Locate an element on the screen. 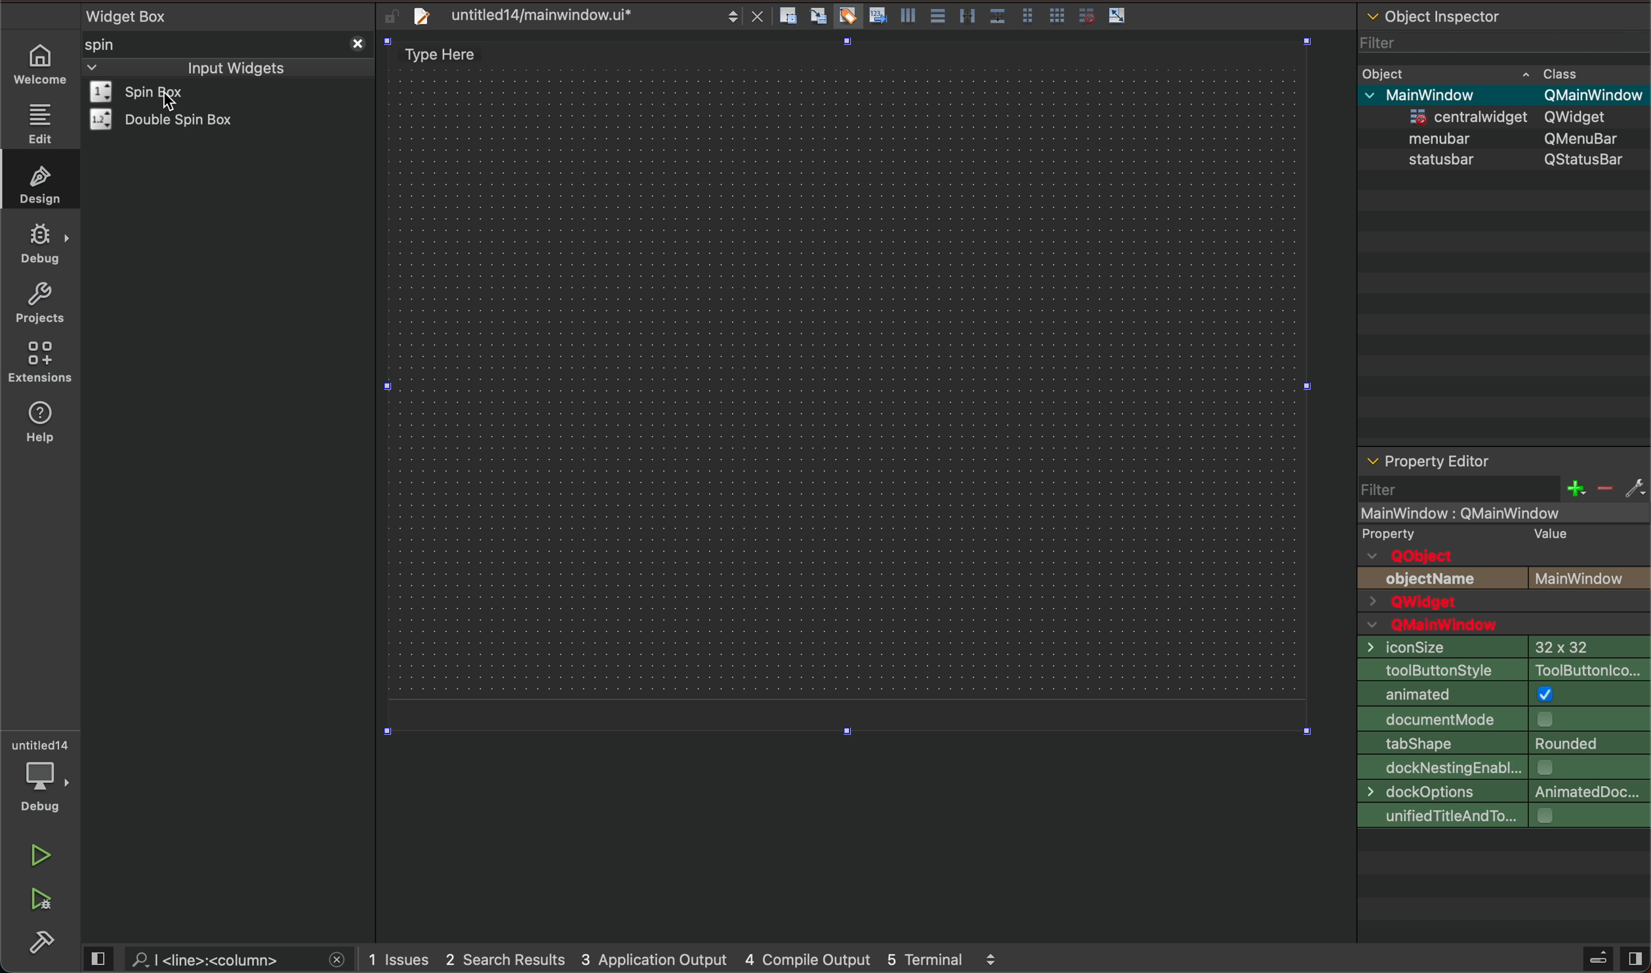 The height and width of the screenshot is (973, 1651). design area is located at coordinates (842, 386).